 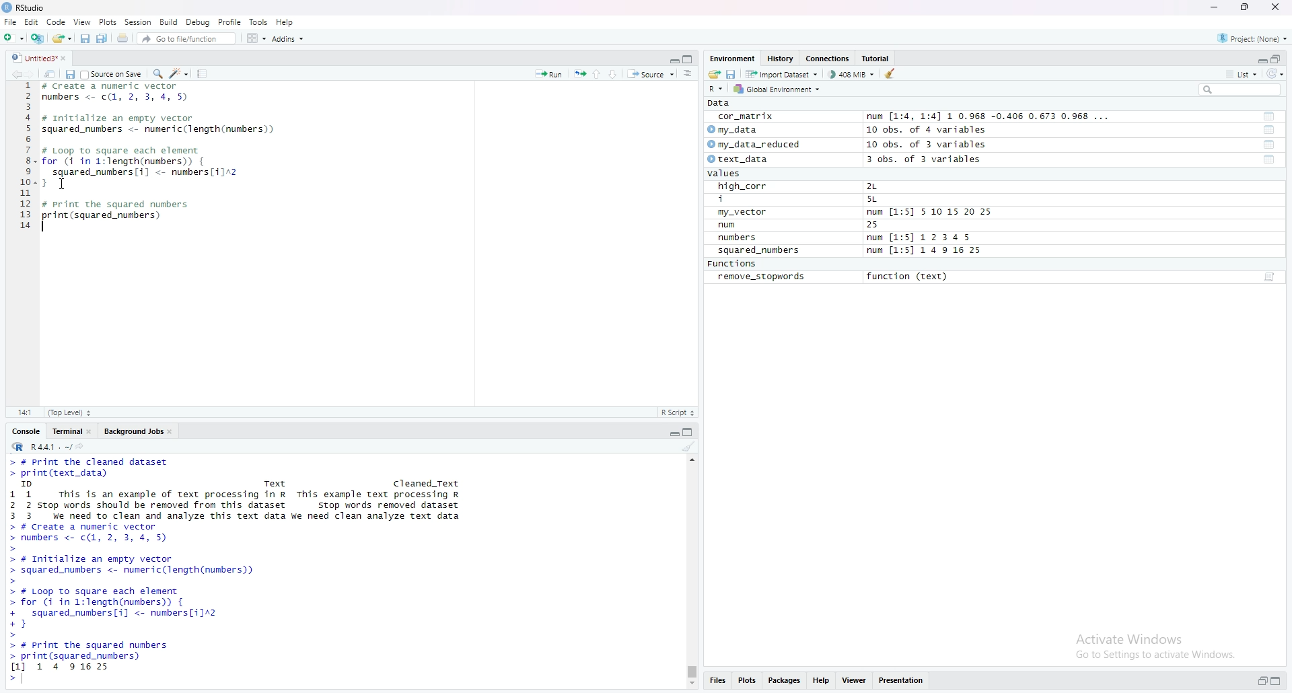 What do you see at coordinates (69, 73) in the screenshot?
I see `save` at bounding box center [69, 73].